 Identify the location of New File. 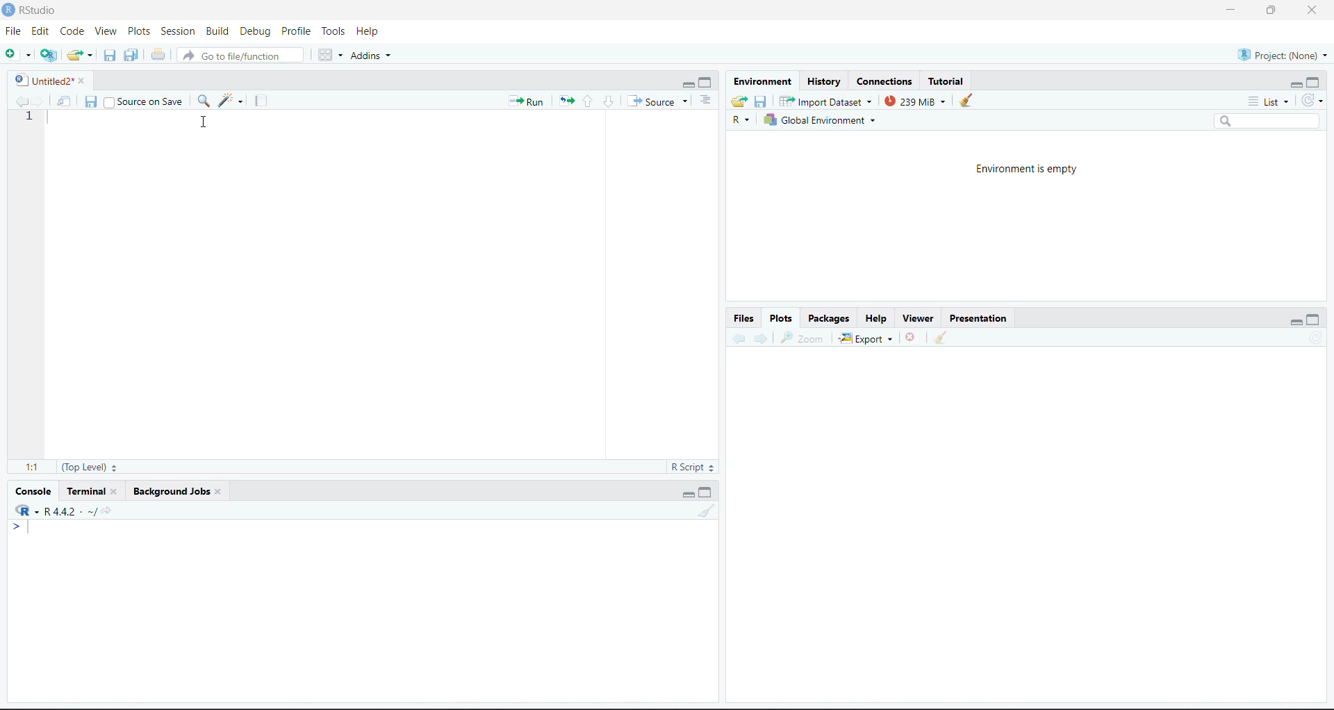
(18, 53).